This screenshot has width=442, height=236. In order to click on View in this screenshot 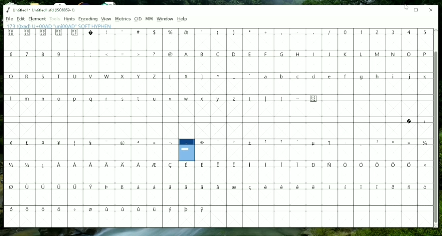, I will do `click(106, 19)`.